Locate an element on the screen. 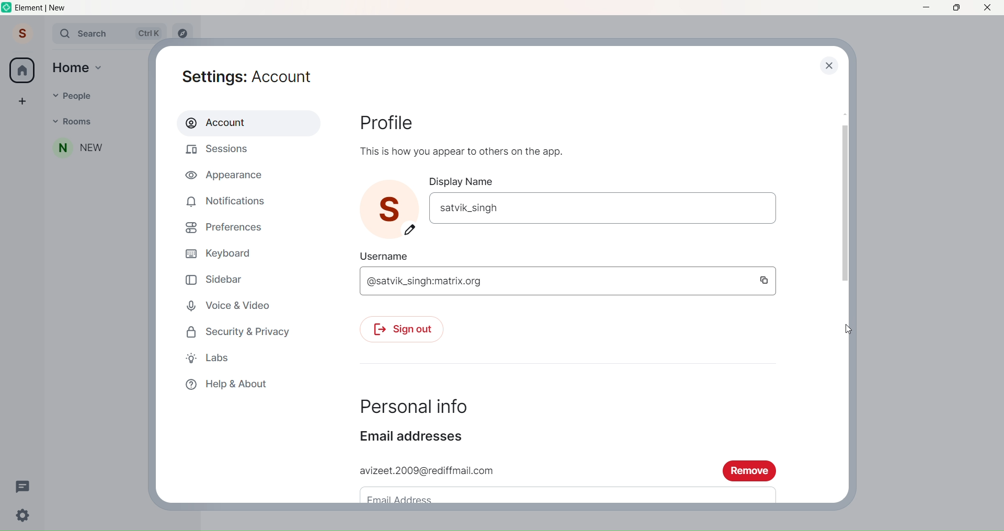 The height and width of the screenshot is (531, 1004). Close dialog box is located at coordinates (828, 66).